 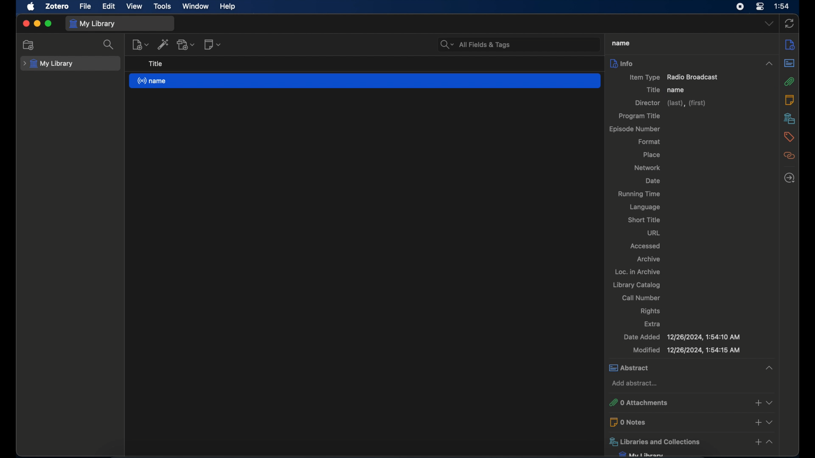 I want to click on add attachment, so click(x=186, y=44).